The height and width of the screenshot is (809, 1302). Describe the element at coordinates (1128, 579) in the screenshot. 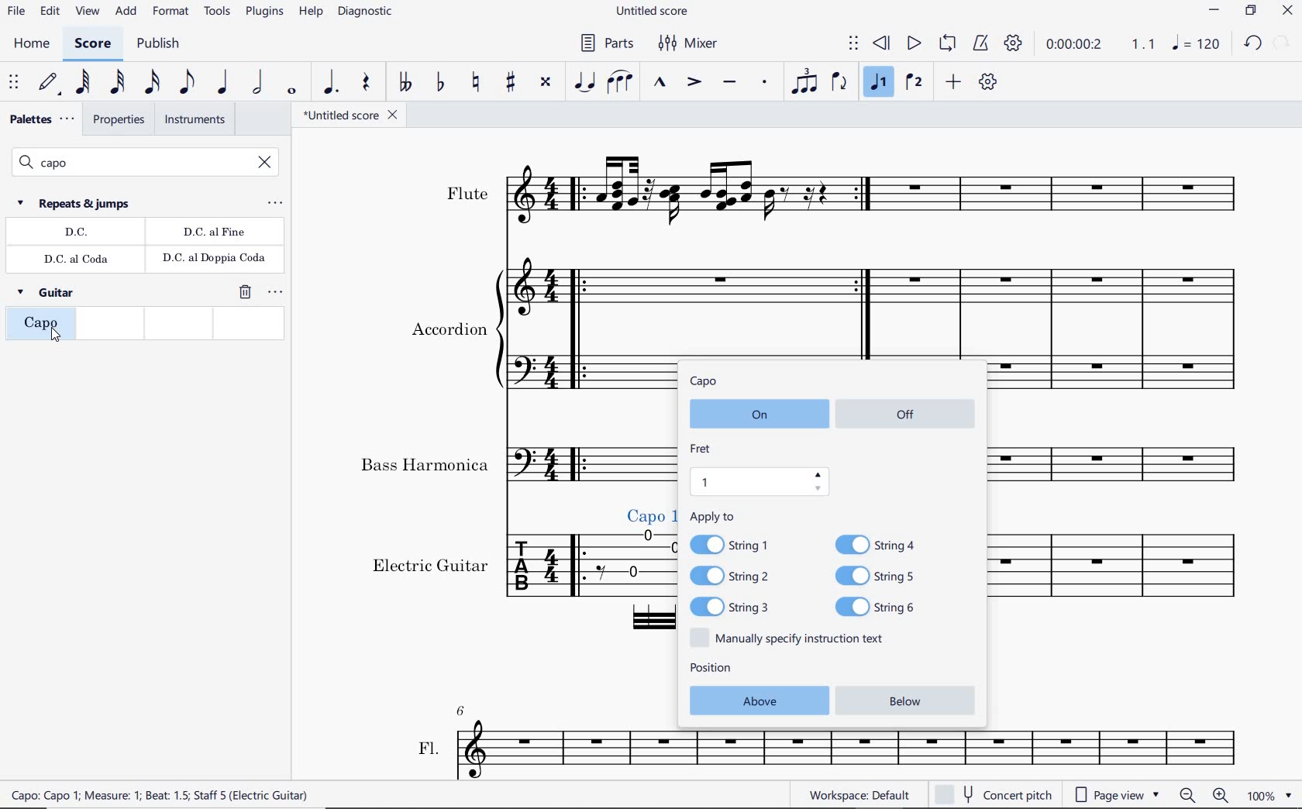

I see `Instrument: Electric guitar` at that location.